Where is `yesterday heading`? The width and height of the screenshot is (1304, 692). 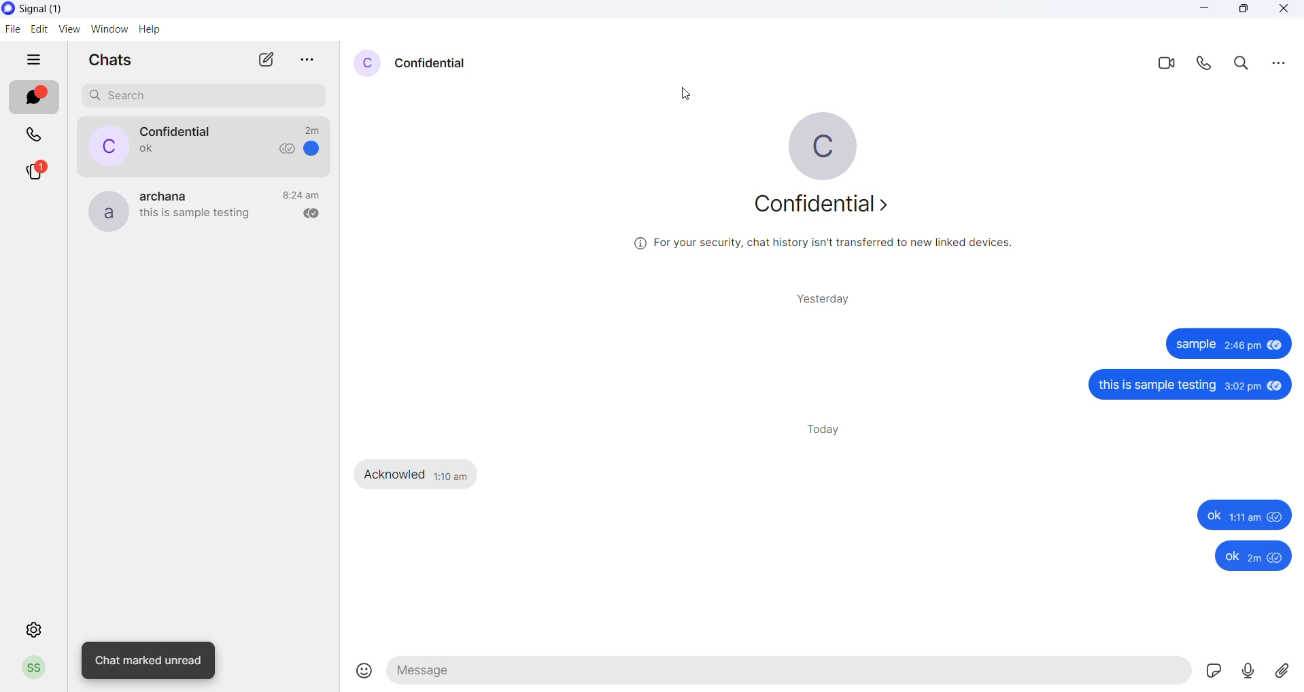
yesterday heading is located at coordinates (827, 298).